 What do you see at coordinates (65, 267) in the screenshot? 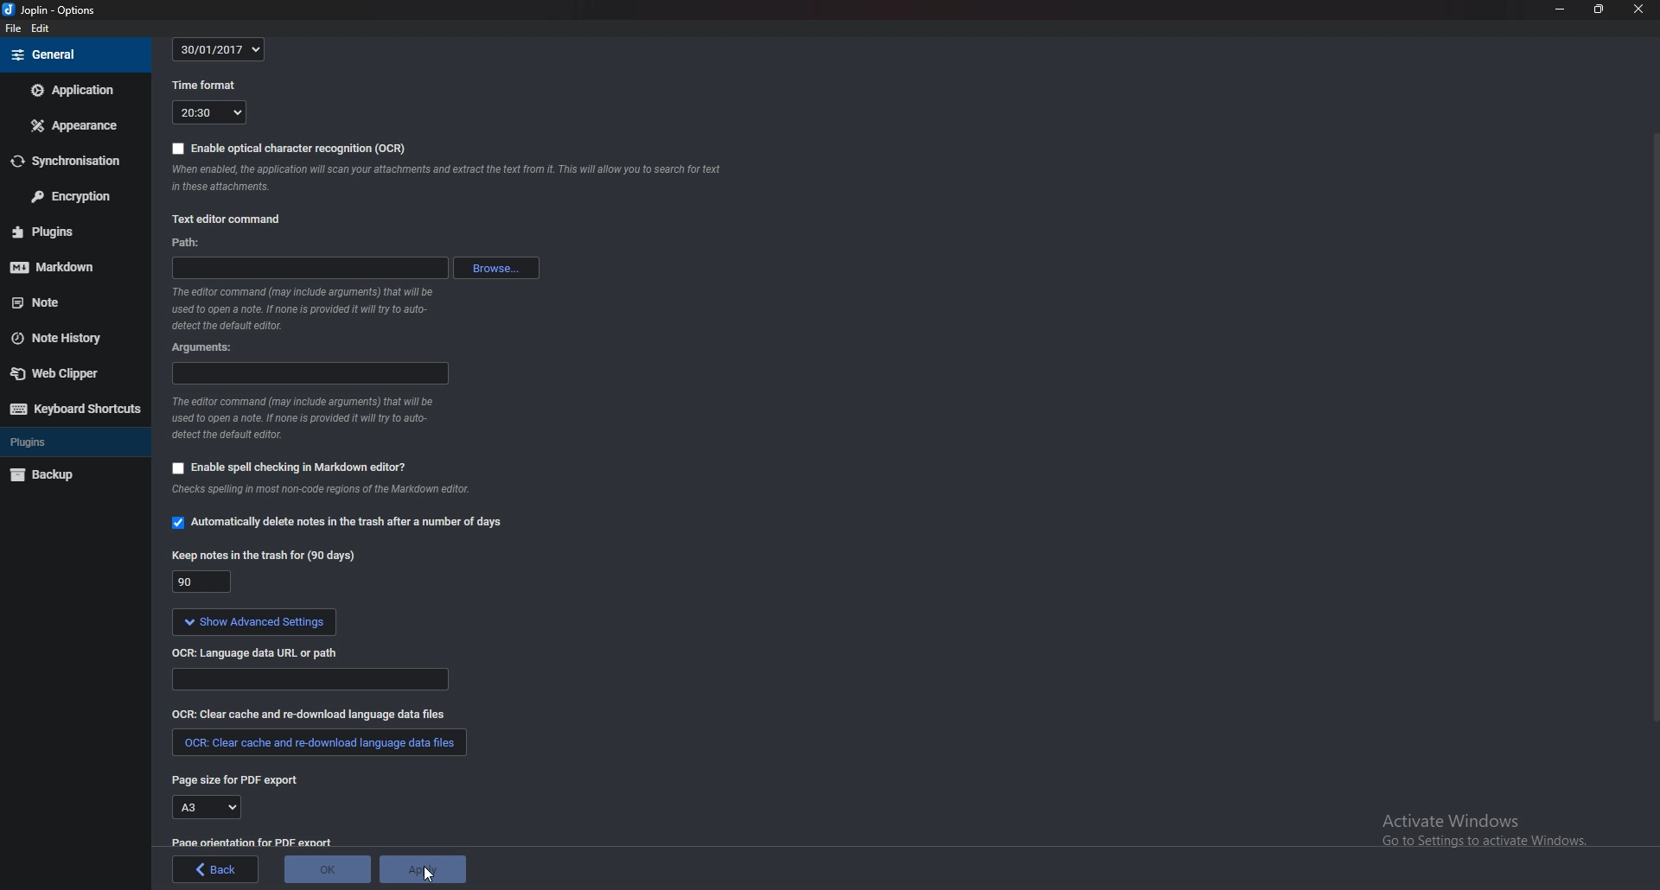
I see `Mark down` at bounding box center [65, 267].